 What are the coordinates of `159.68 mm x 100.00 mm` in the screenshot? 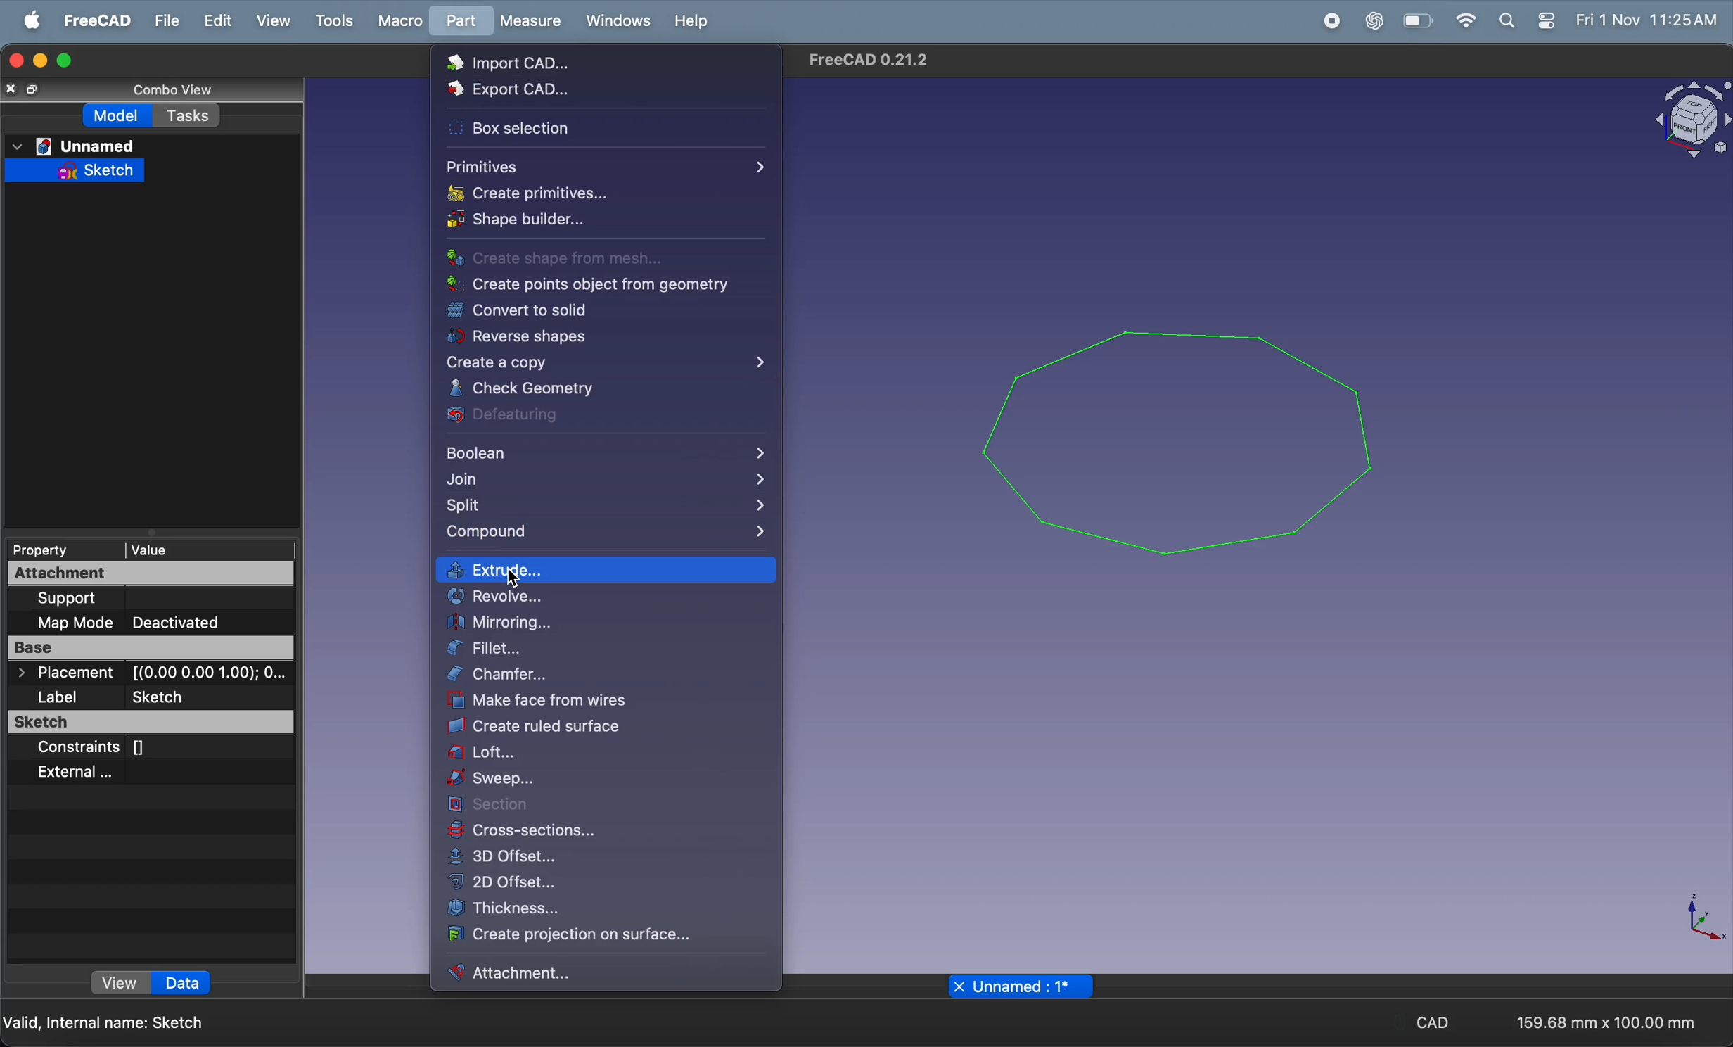 It's located at (1604, 1021).